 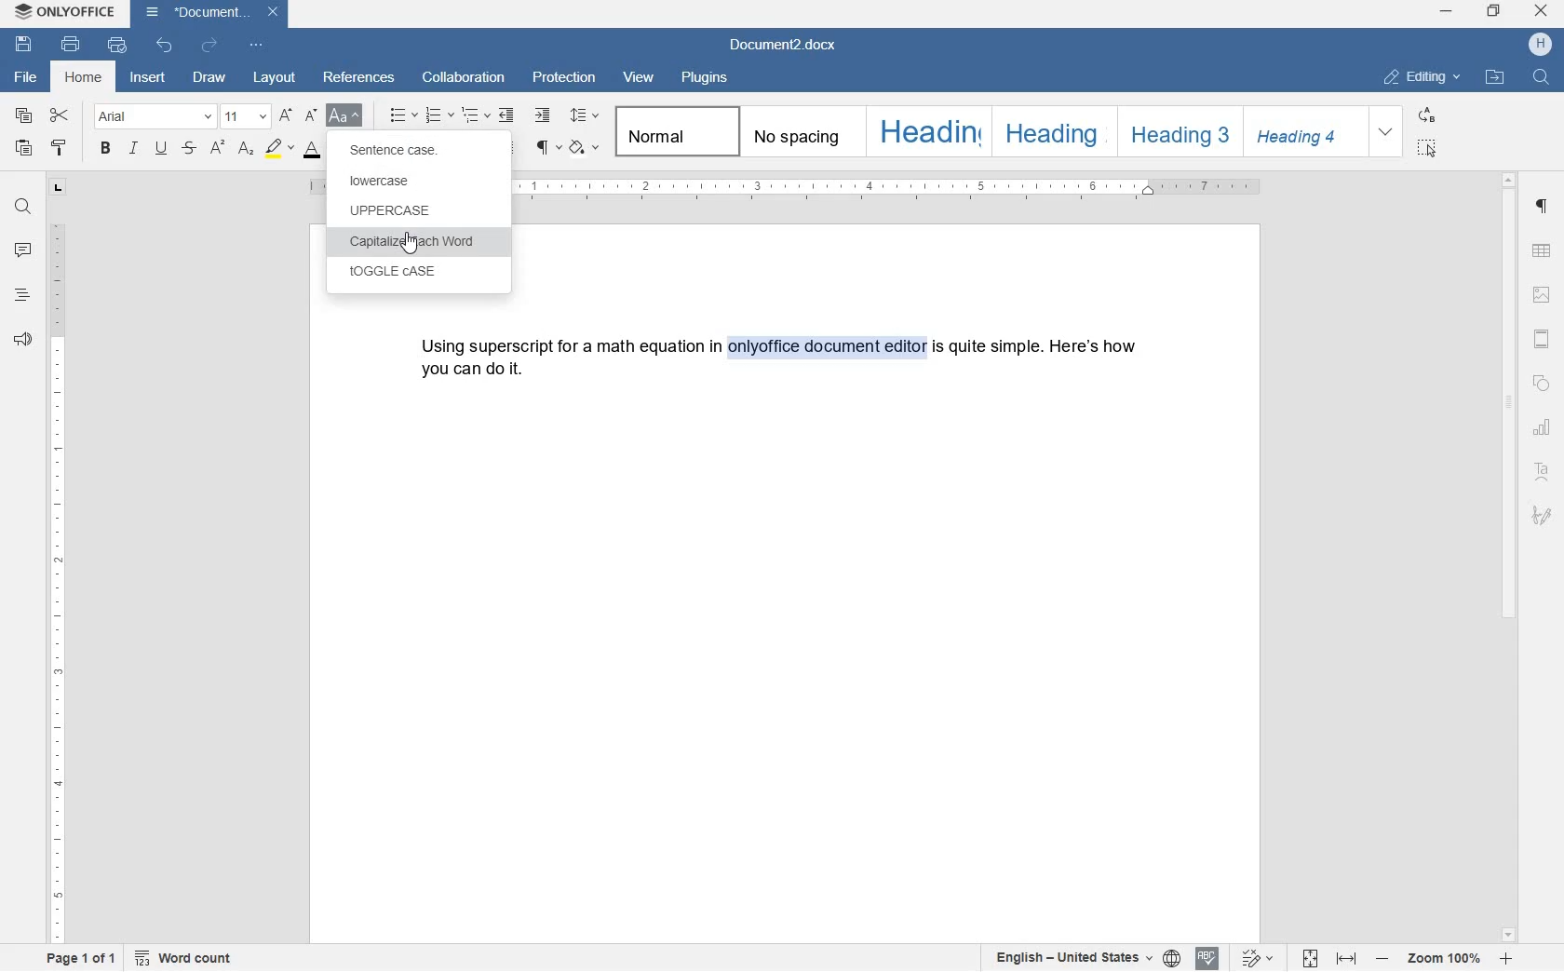 I want to click on cursor, so click(x=409, y=242).